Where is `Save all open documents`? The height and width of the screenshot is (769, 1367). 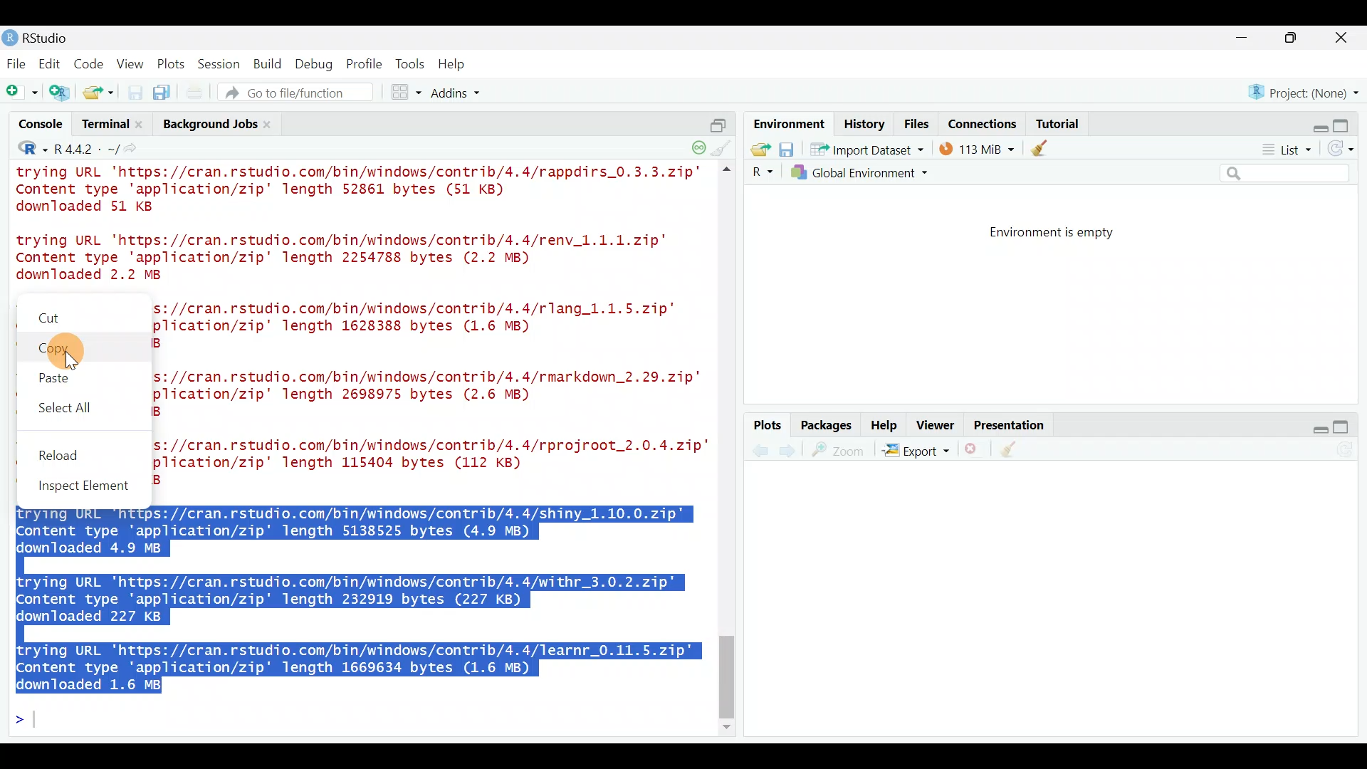 Save all open documents is located at coordinates (164, 93).